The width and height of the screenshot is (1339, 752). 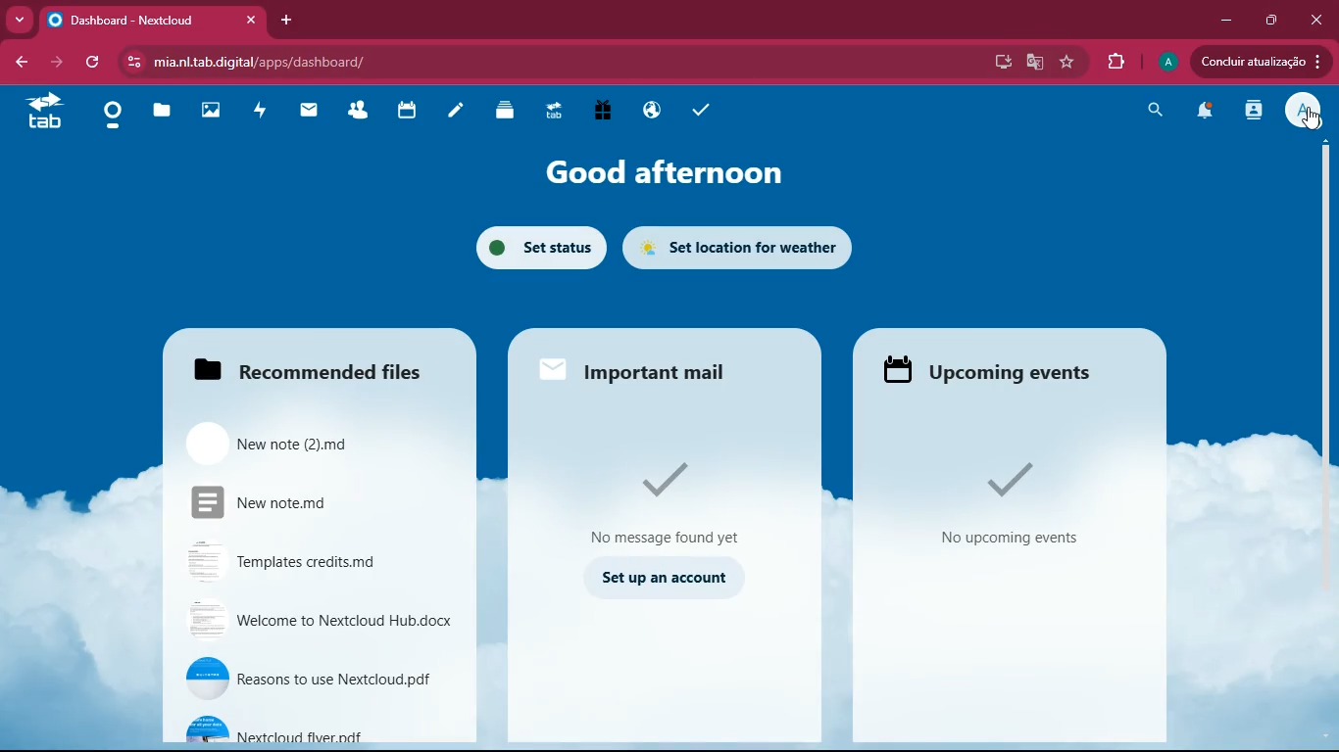 What do you see at coordinates (1256, 113) in the screenshot?
I see `activity` at bounding box center [1256, 113].